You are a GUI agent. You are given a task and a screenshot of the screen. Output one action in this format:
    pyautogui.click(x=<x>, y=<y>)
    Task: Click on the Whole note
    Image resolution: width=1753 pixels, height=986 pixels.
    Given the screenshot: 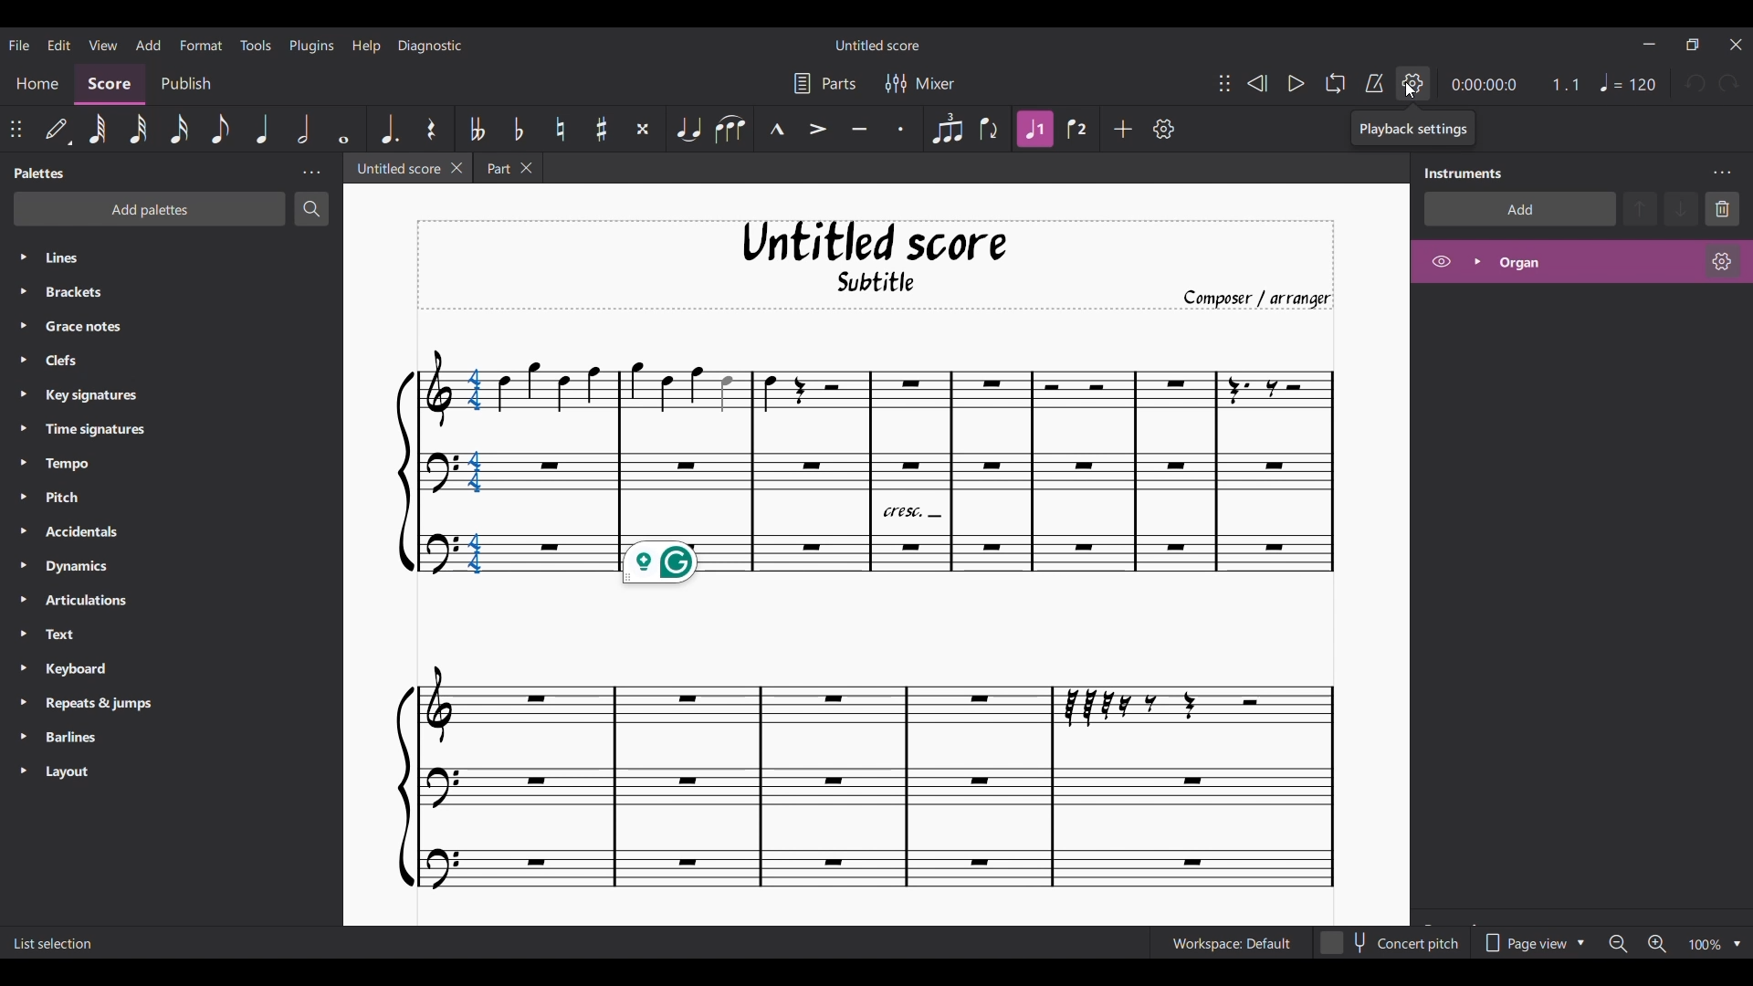 What is the action you would take?
    pyautogui.click(x=343, y=129)
    